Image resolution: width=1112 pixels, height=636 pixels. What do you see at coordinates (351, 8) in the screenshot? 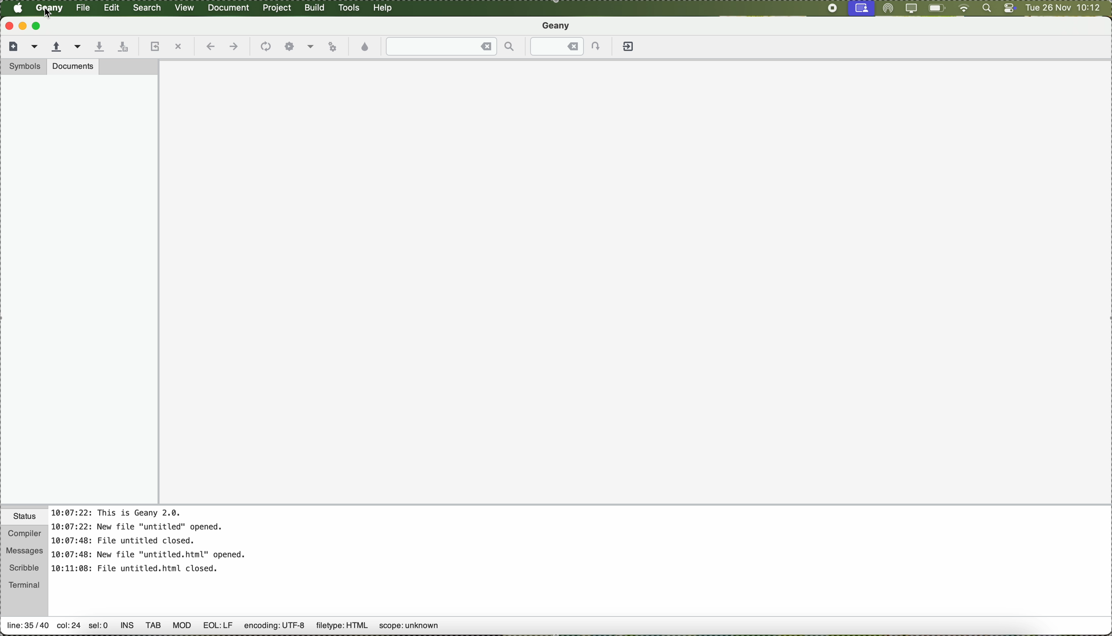
I see `tools` at bounding box center [351, 8].